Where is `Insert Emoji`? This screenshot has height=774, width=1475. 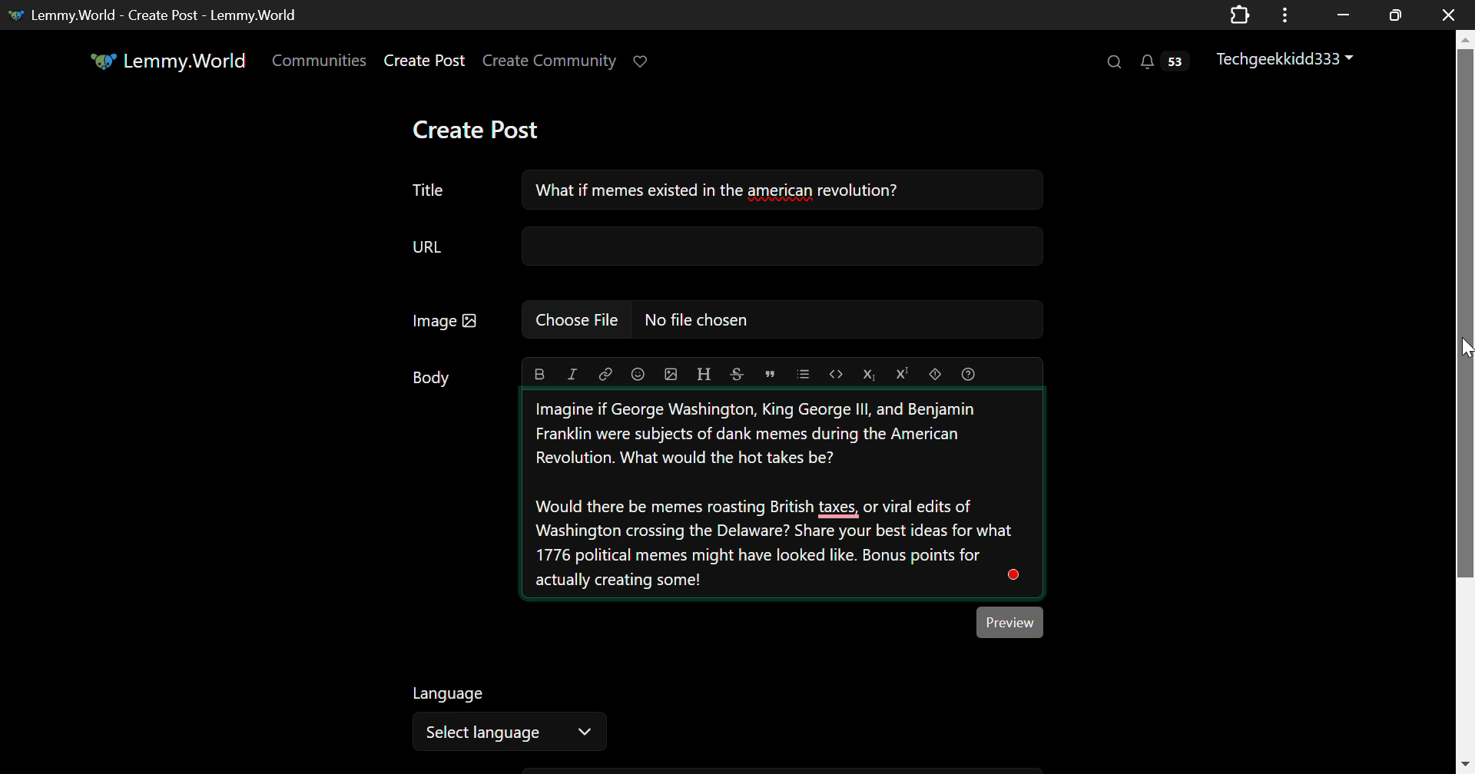
Insert Emoji is located at coordinates (638, 372).